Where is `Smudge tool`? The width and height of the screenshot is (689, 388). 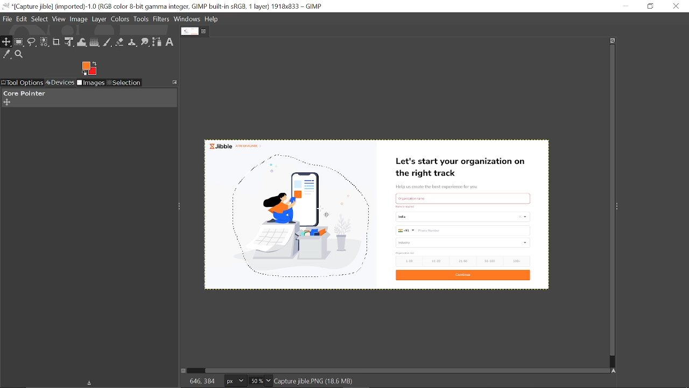
Smudge tool is located at coordinates (146, 43).